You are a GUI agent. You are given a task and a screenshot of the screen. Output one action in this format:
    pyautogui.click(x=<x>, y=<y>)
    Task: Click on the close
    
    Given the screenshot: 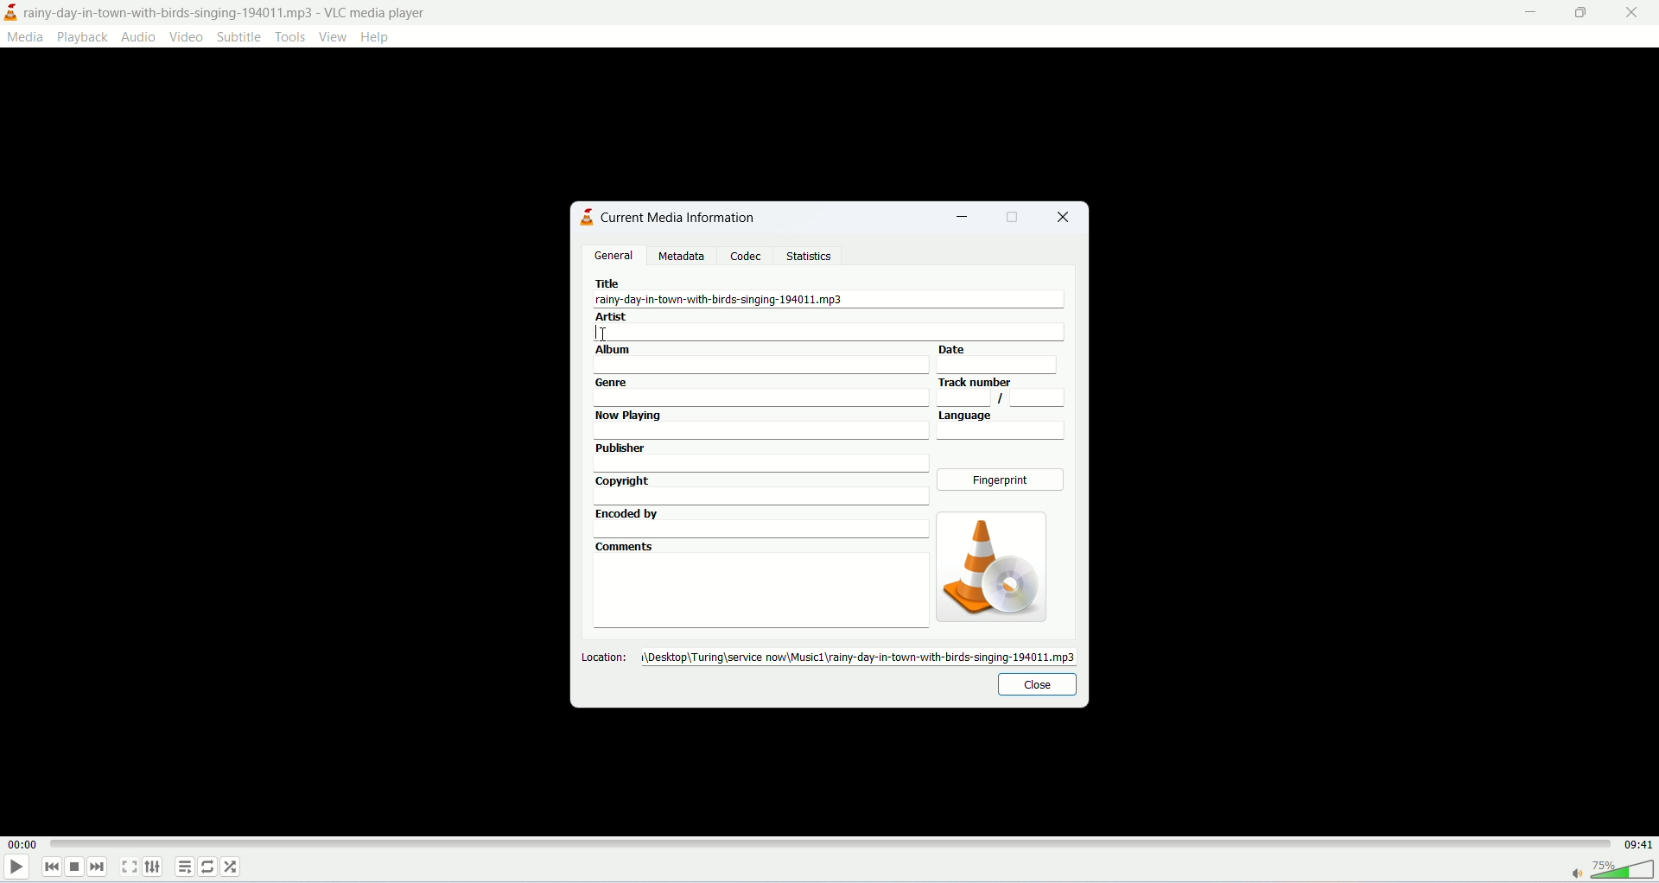 What is the action you would take?
    pyautogui.click(x=1036, y=684)
    